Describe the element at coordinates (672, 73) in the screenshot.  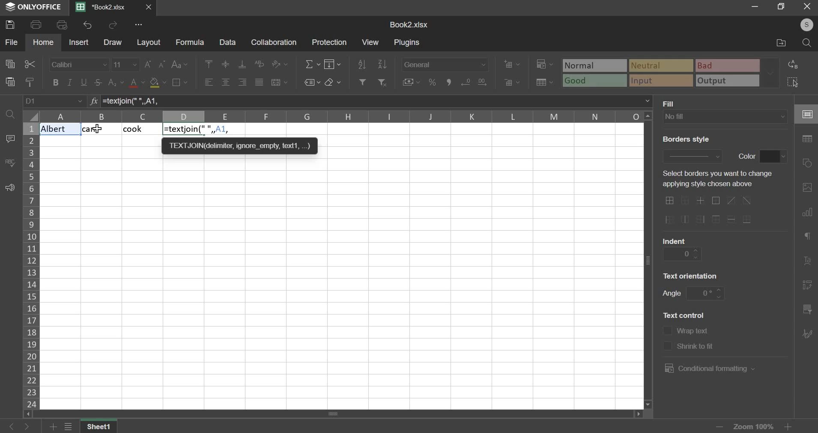
I see `type` at that location.